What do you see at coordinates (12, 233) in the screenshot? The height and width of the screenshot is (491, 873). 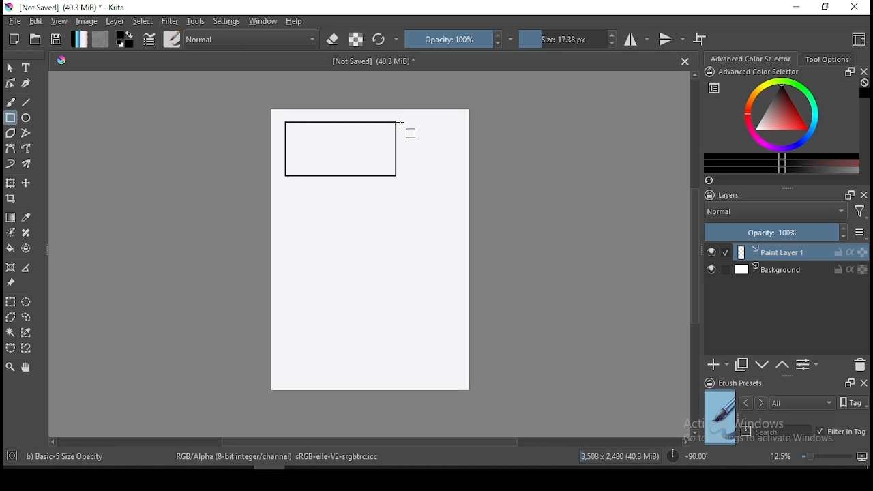 I see `colorize mask tool` at bounding box center [12, 233].